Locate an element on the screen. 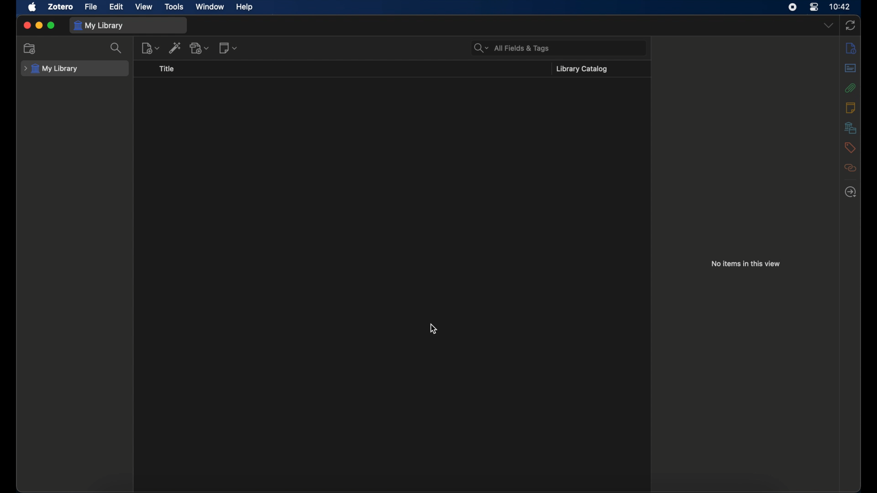  info is located at coordinates (852, 49).